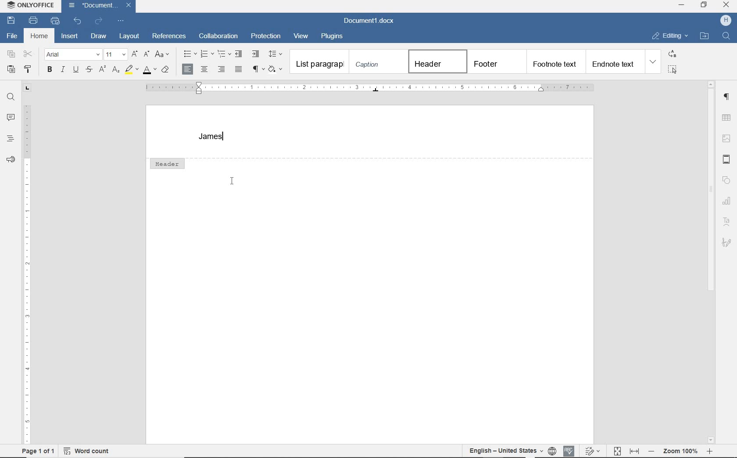 The image size is (737, 458). Describe the element at coordinates (726, 179) in the screenshot. I see `SHAPE` at that location.